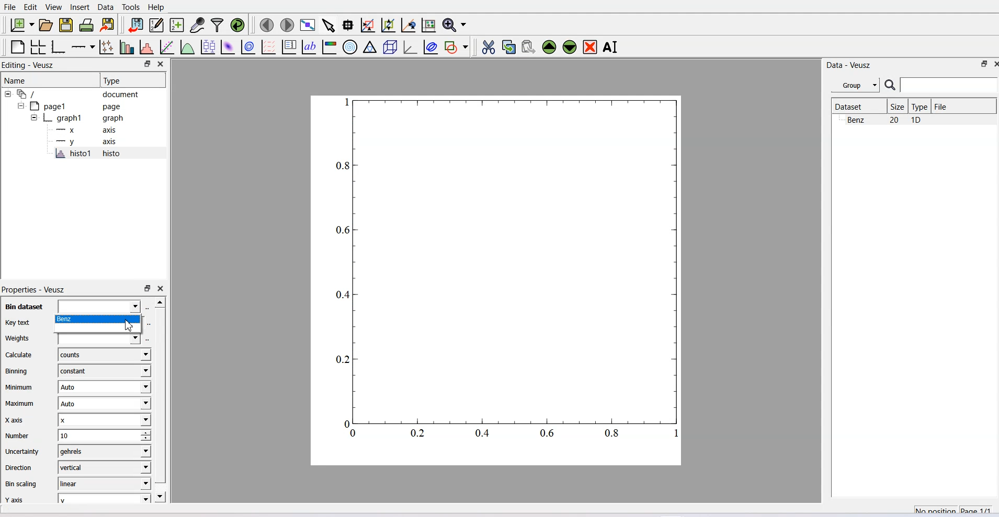  What do you see at coordinates (569, 48) in the screenshot?
I see `Move the selected widget down` at bounding box center [569, 48].